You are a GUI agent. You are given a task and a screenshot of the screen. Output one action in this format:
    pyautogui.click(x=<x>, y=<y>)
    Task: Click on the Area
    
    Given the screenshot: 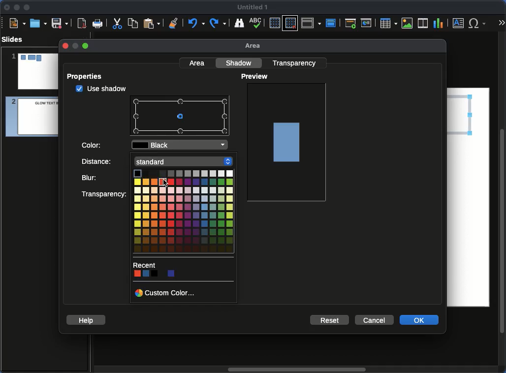 What is the action you would take?
    pyautogui.click(x=255, y=46)
    